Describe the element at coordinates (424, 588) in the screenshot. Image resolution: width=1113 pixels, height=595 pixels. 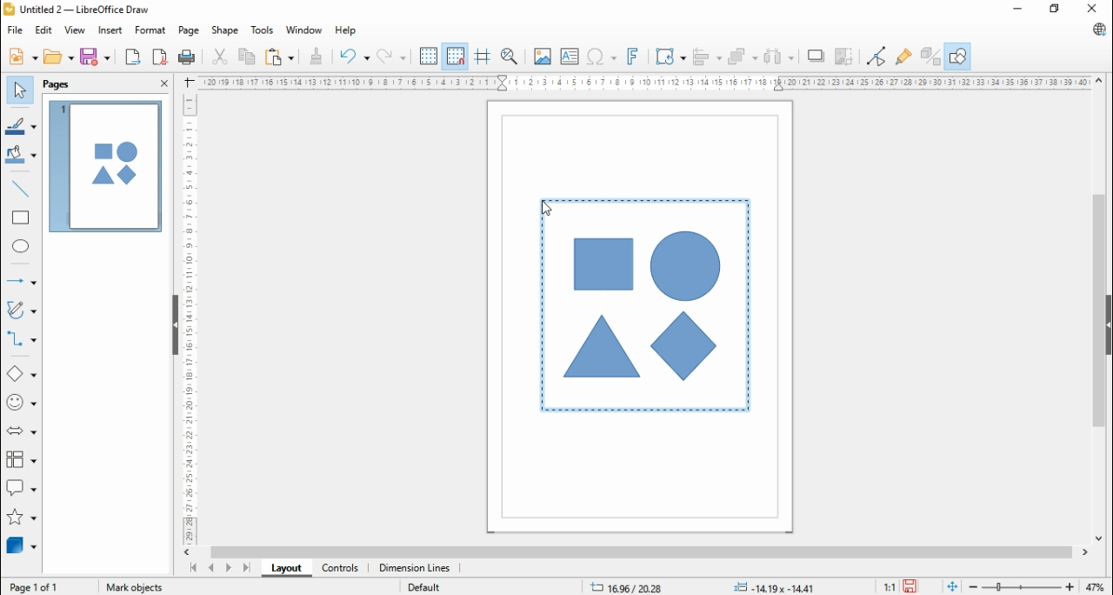
I see `default` at that location.